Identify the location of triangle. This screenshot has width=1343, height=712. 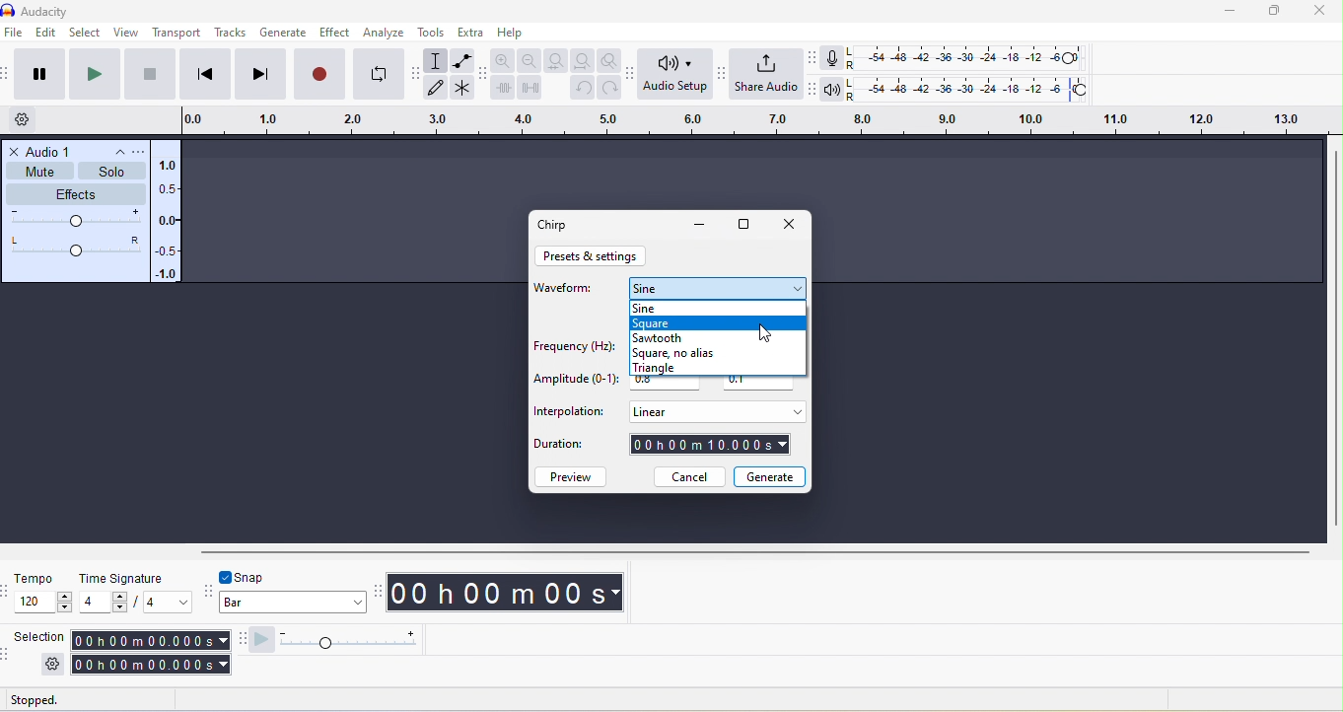
(673, 368).